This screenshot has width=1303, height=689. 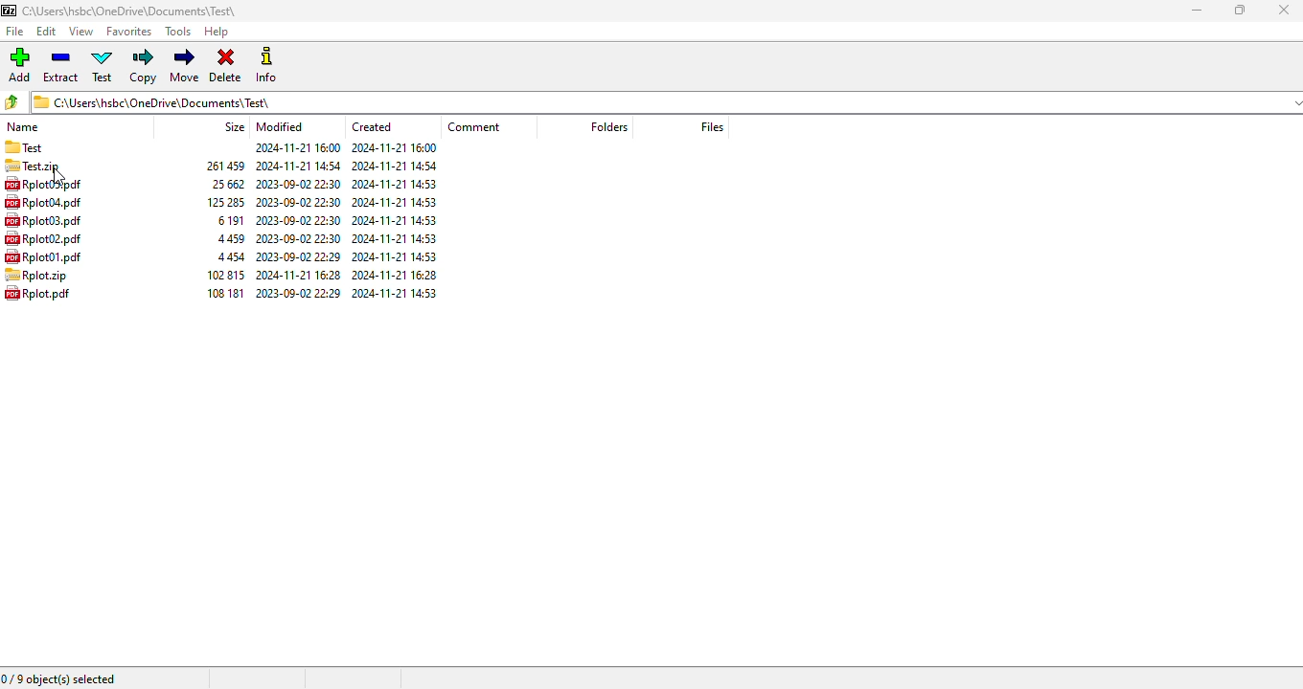 What do you see at coordinates (236, 126) in the screenshot?
I see `size` at bounding box center [236, 126].